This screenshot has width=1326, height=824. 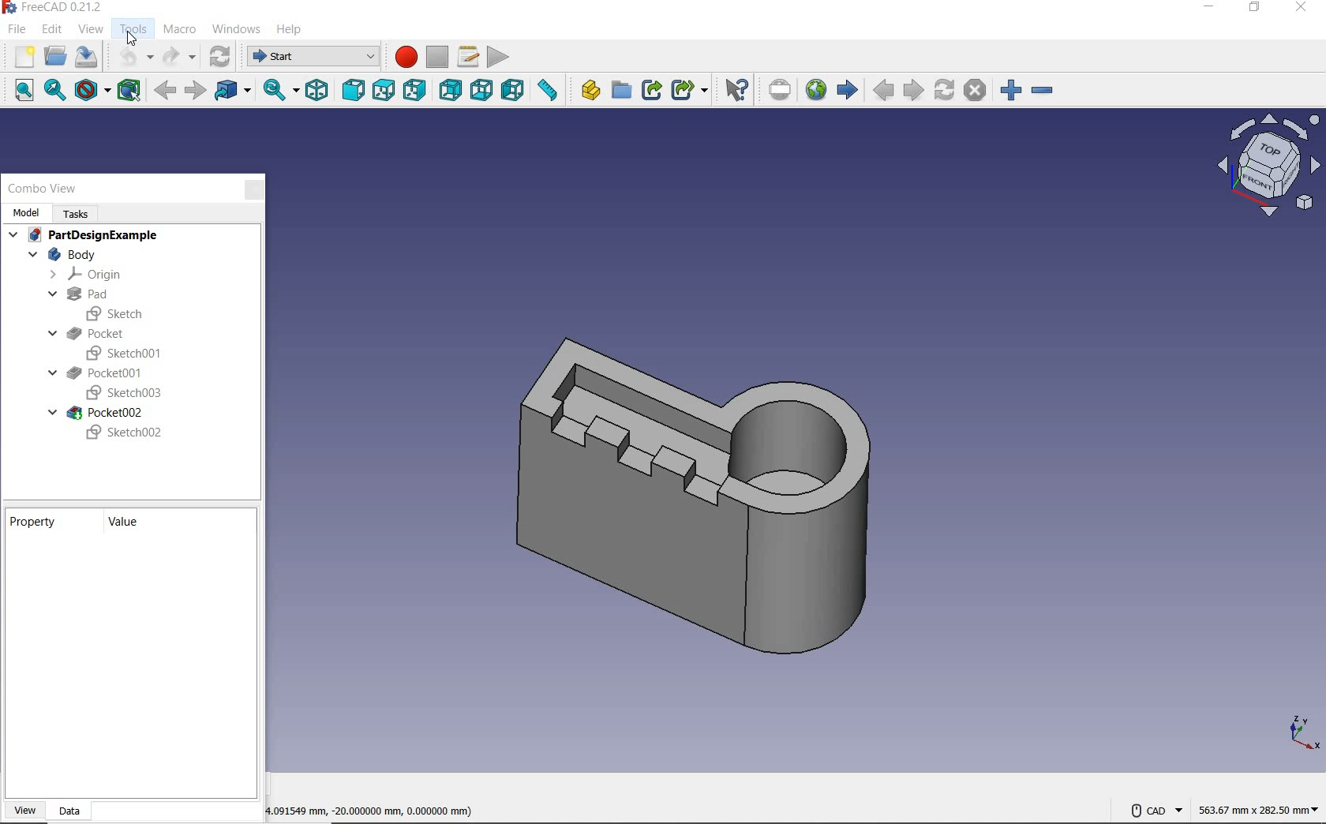 What do you see at coordinates (1301, 733) in the screenshot?
I see `x, y, z axis` at bounding box center [1301, 733].